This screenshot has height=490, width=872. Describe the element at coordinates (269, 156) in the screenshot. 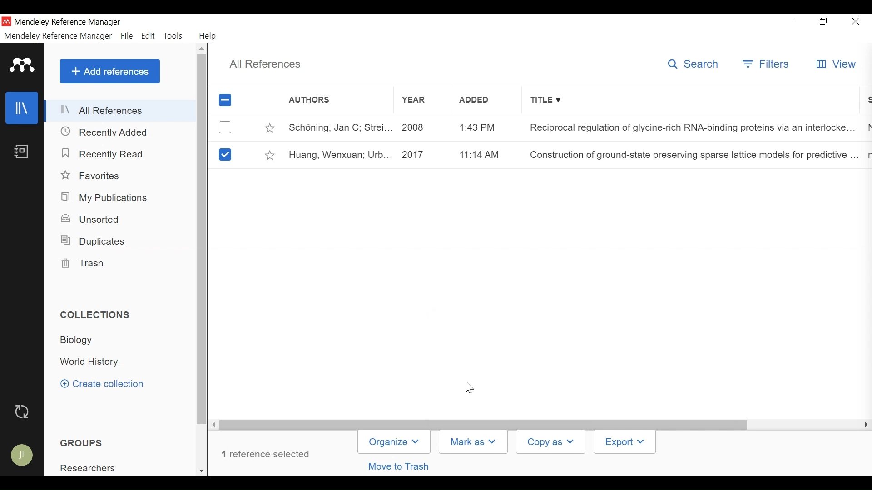

I see `Toggle Favorites` at that location.